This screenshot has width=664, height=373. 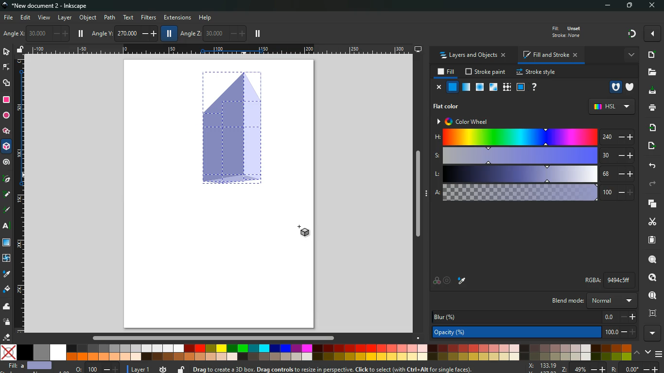 What do you see at coordinates (19, 194) in the screenshot?
I see `Ruler` at bounding box center [19, 194].